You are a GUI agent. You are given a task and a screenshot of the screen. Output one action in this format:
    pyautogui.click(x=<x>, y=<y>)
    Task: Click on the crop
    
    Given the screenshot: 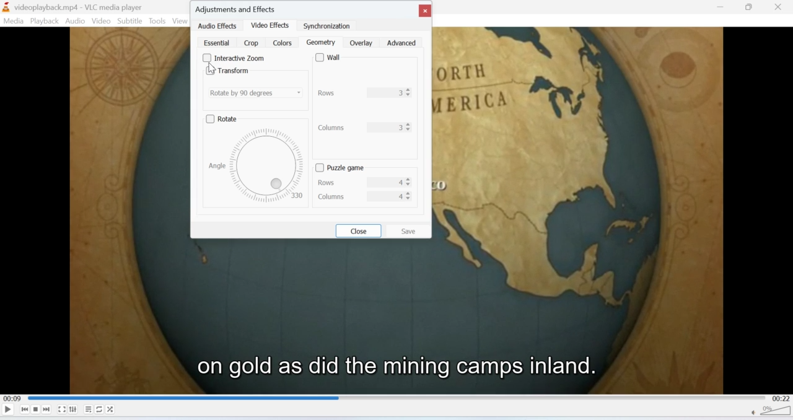 What is the action you would take?
    pyautogui.click(x=250, y=43)
    